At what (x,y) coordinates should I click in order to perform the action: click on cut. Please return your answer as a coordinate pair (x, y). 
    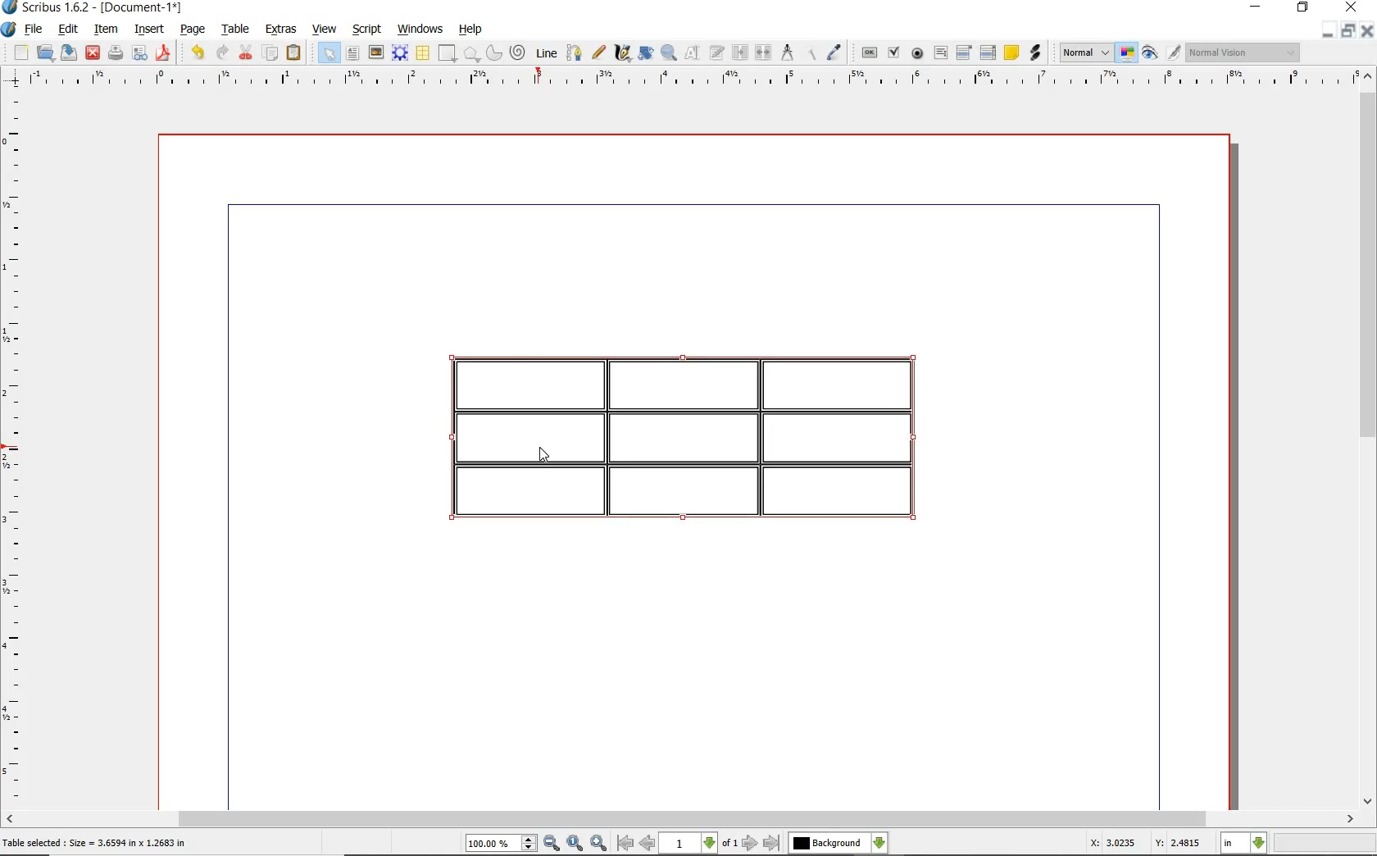
    Looking at the image, I should click on (247, 53).